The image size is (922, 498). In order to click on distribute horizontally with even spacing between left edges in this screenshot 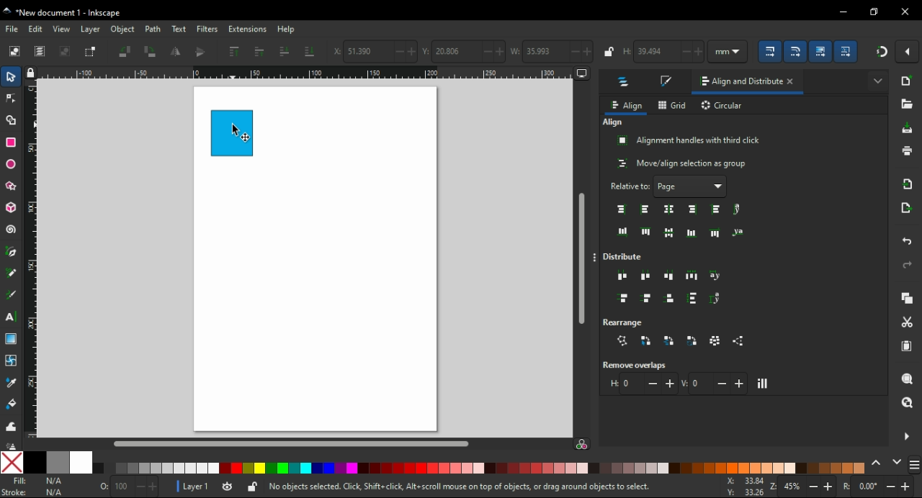, I will do `click(623, 277)`.